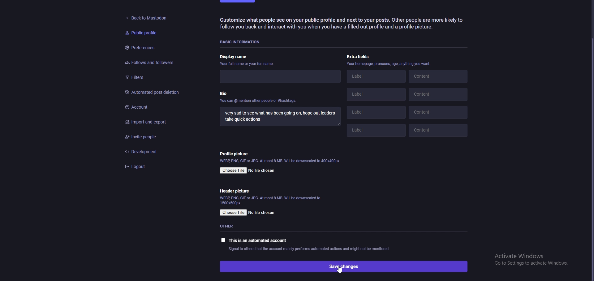 Image resolution: width=594 pixels, height=281 pixels. What do you see at coordinates (360, 57) in the screenshot?
I see `extra fields` at bounding box center [360, 57].